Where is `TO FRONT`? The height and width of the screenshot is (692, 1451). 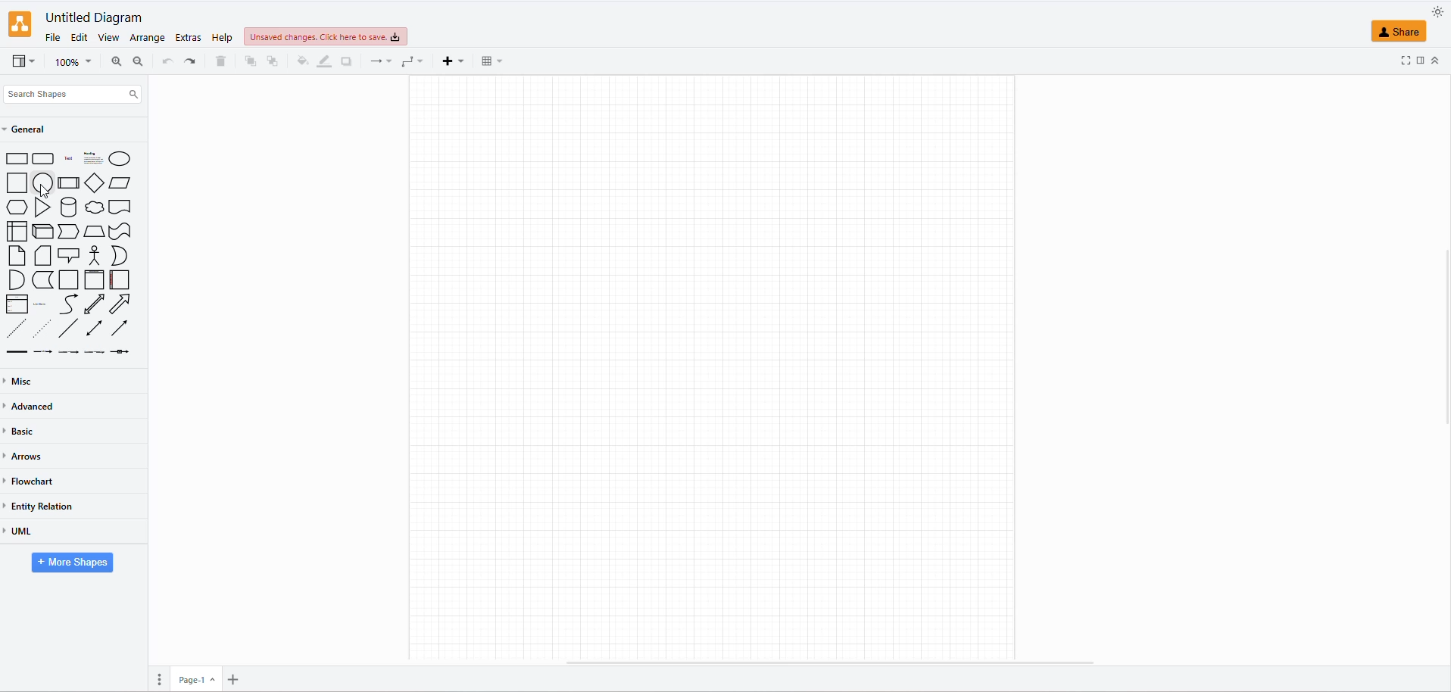 TO FRONT is located at coordinates (248, 61).